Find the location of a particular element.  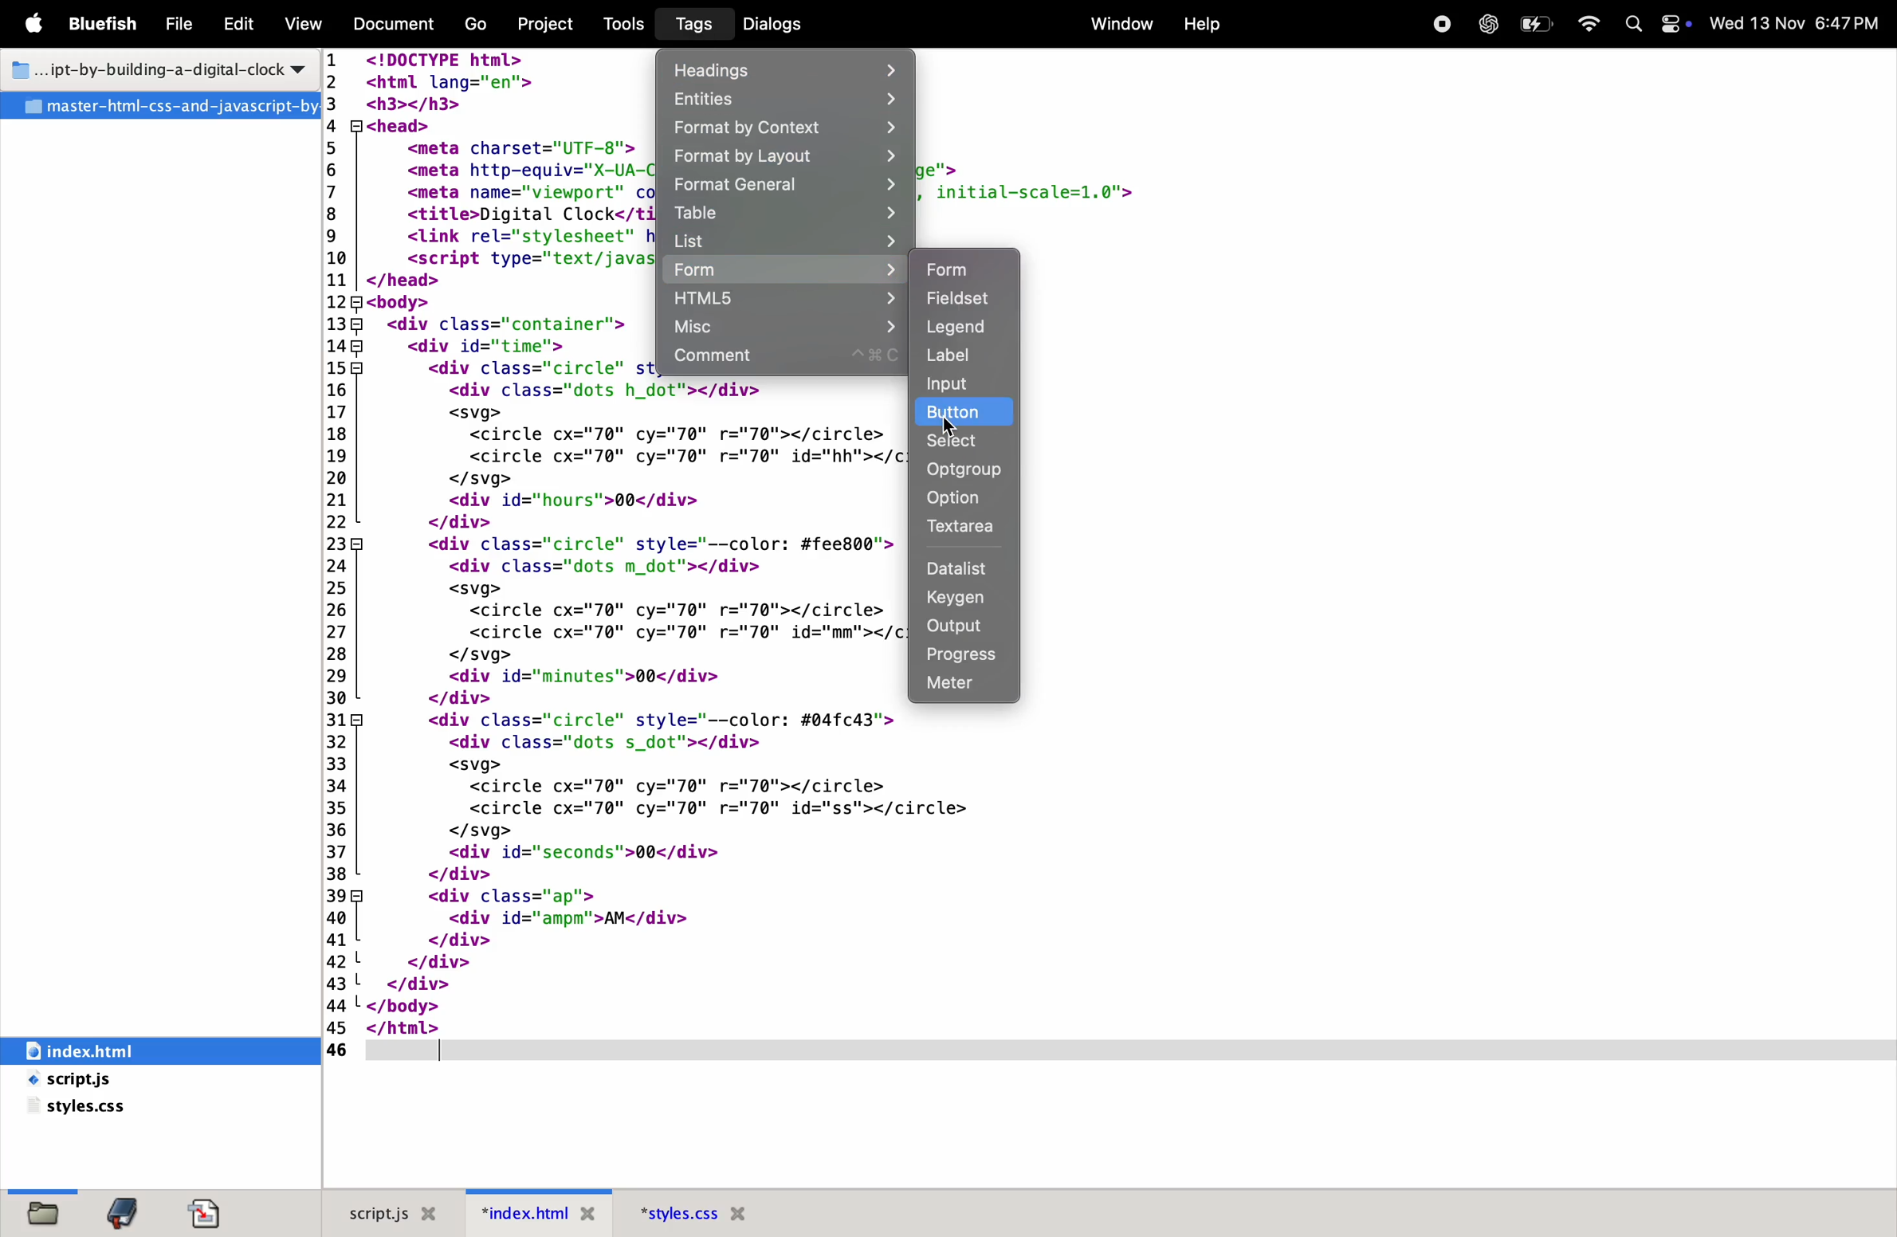

chatGpt is located at coordinates (1488, 22).